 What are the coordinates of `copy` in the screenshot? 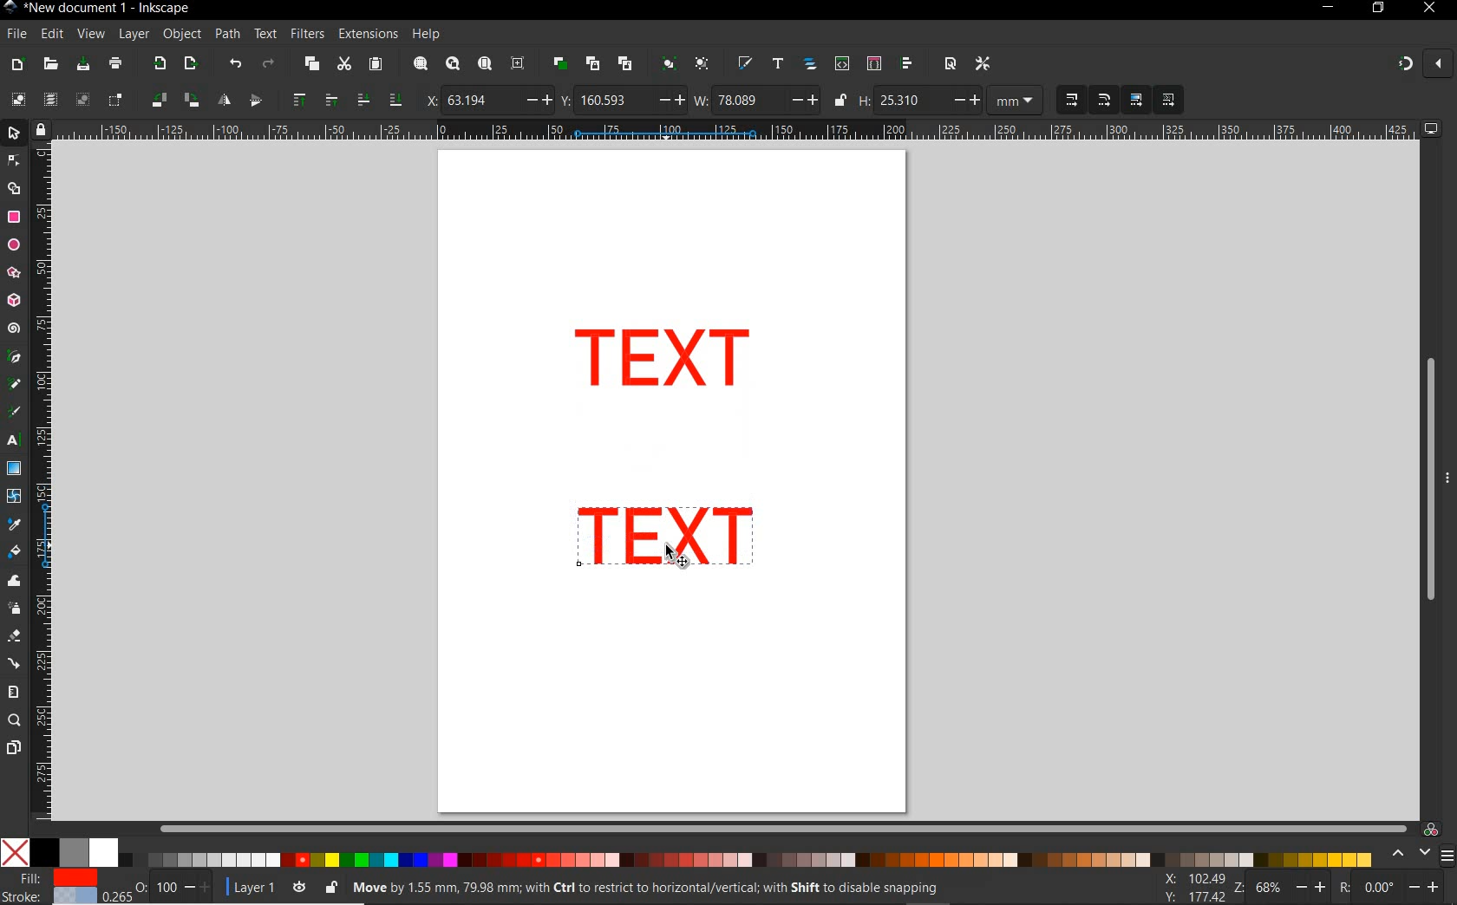 It's located at (310, 65).